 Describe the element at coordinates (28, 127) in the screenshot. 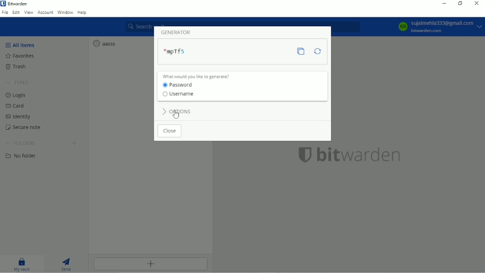

I see `Secure note` at that location.